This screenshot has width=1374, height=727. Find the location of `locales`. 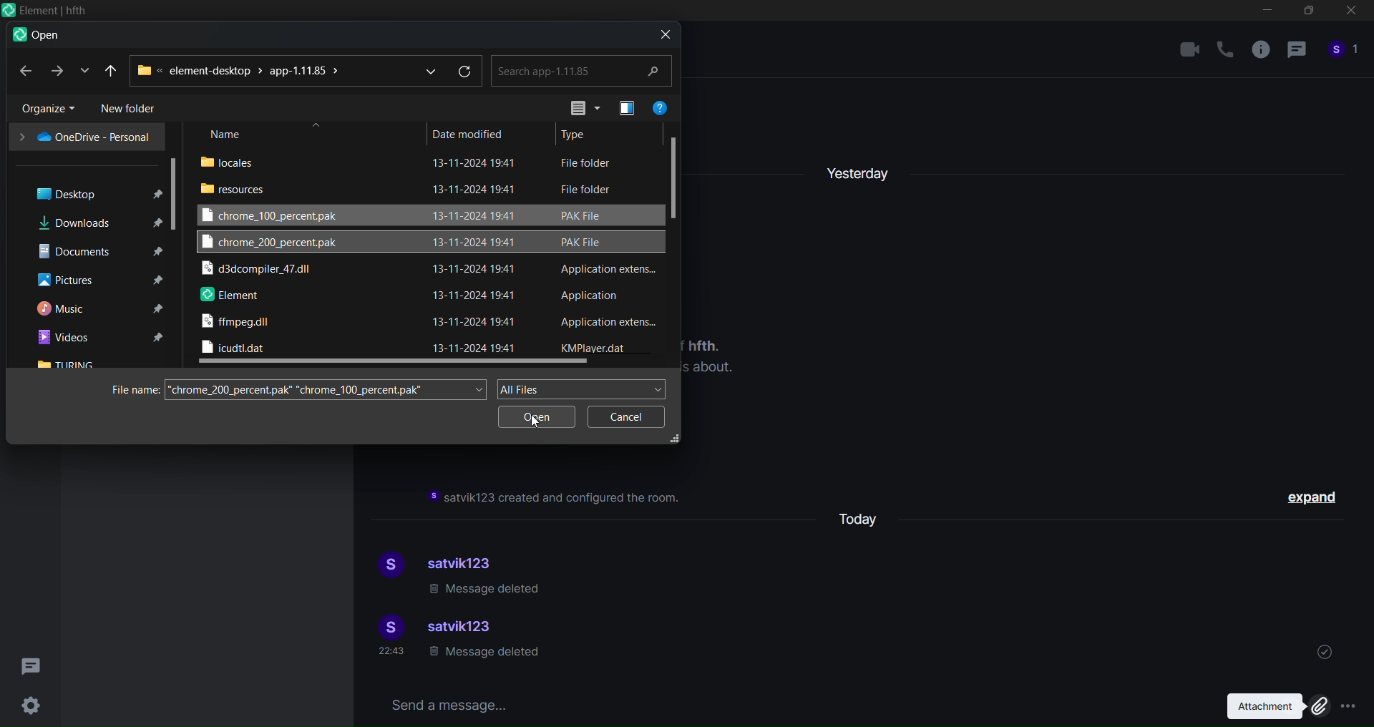

locales is located at coordinates (233, 161).